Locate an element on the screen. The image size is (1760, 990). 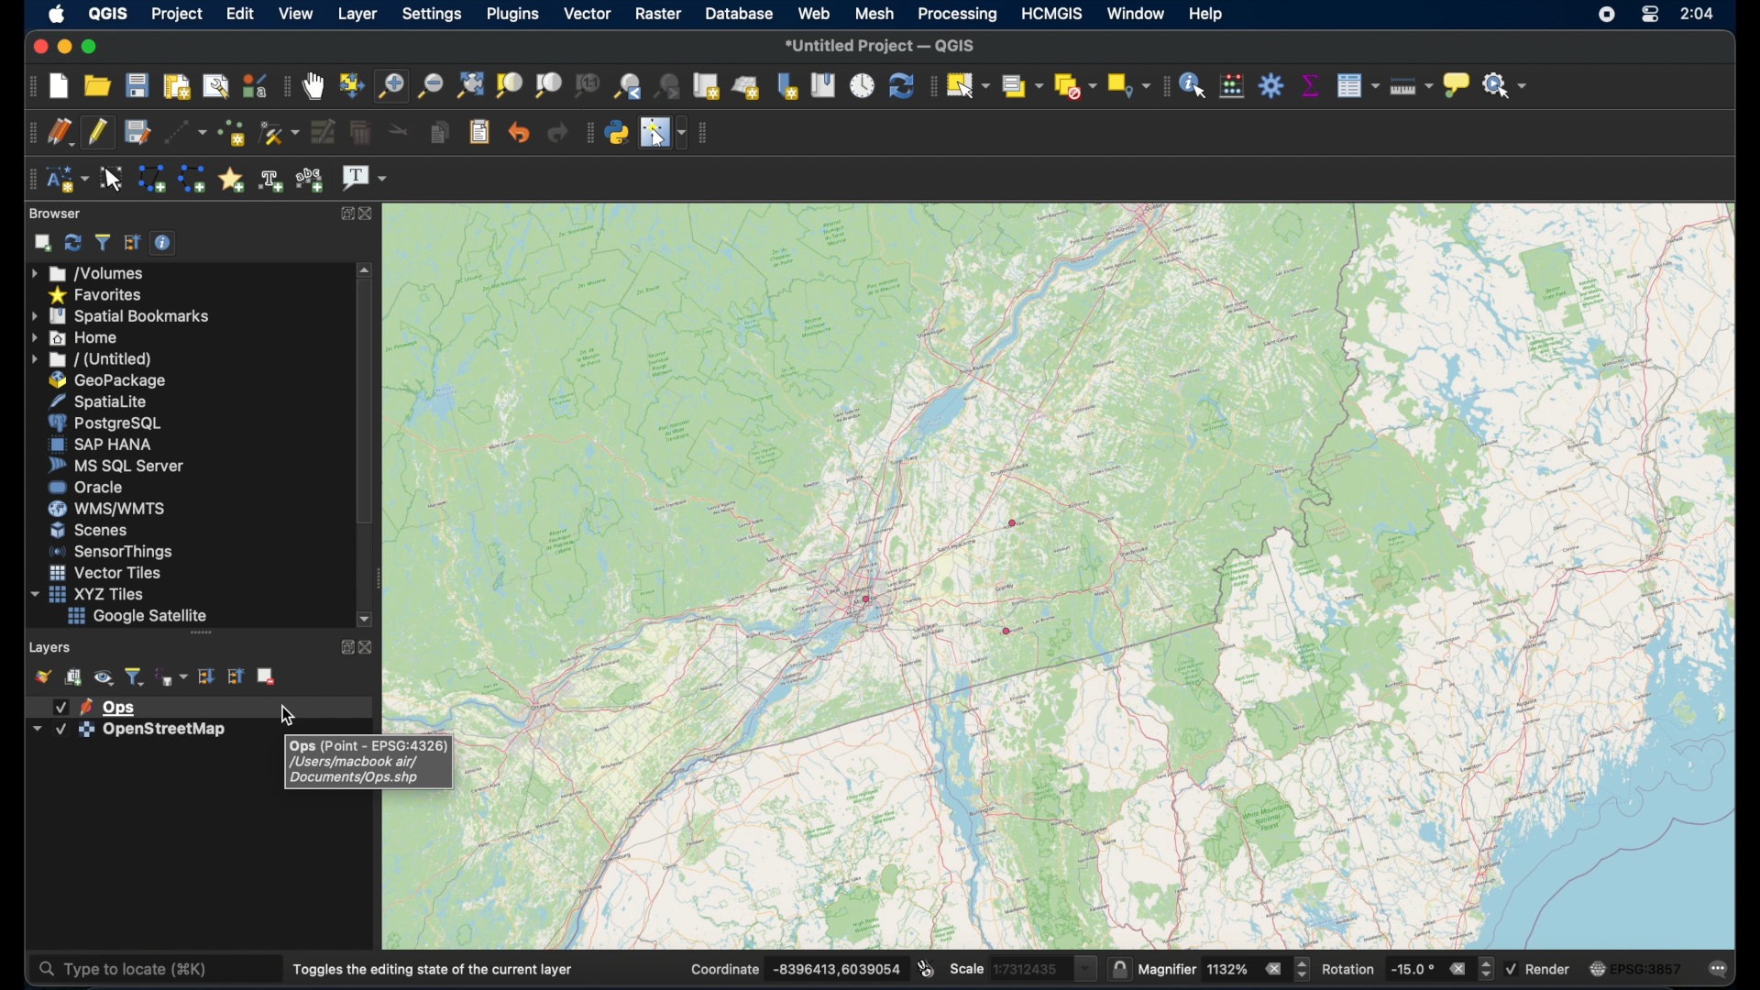
google satellite is located at coordinates (137, 616).